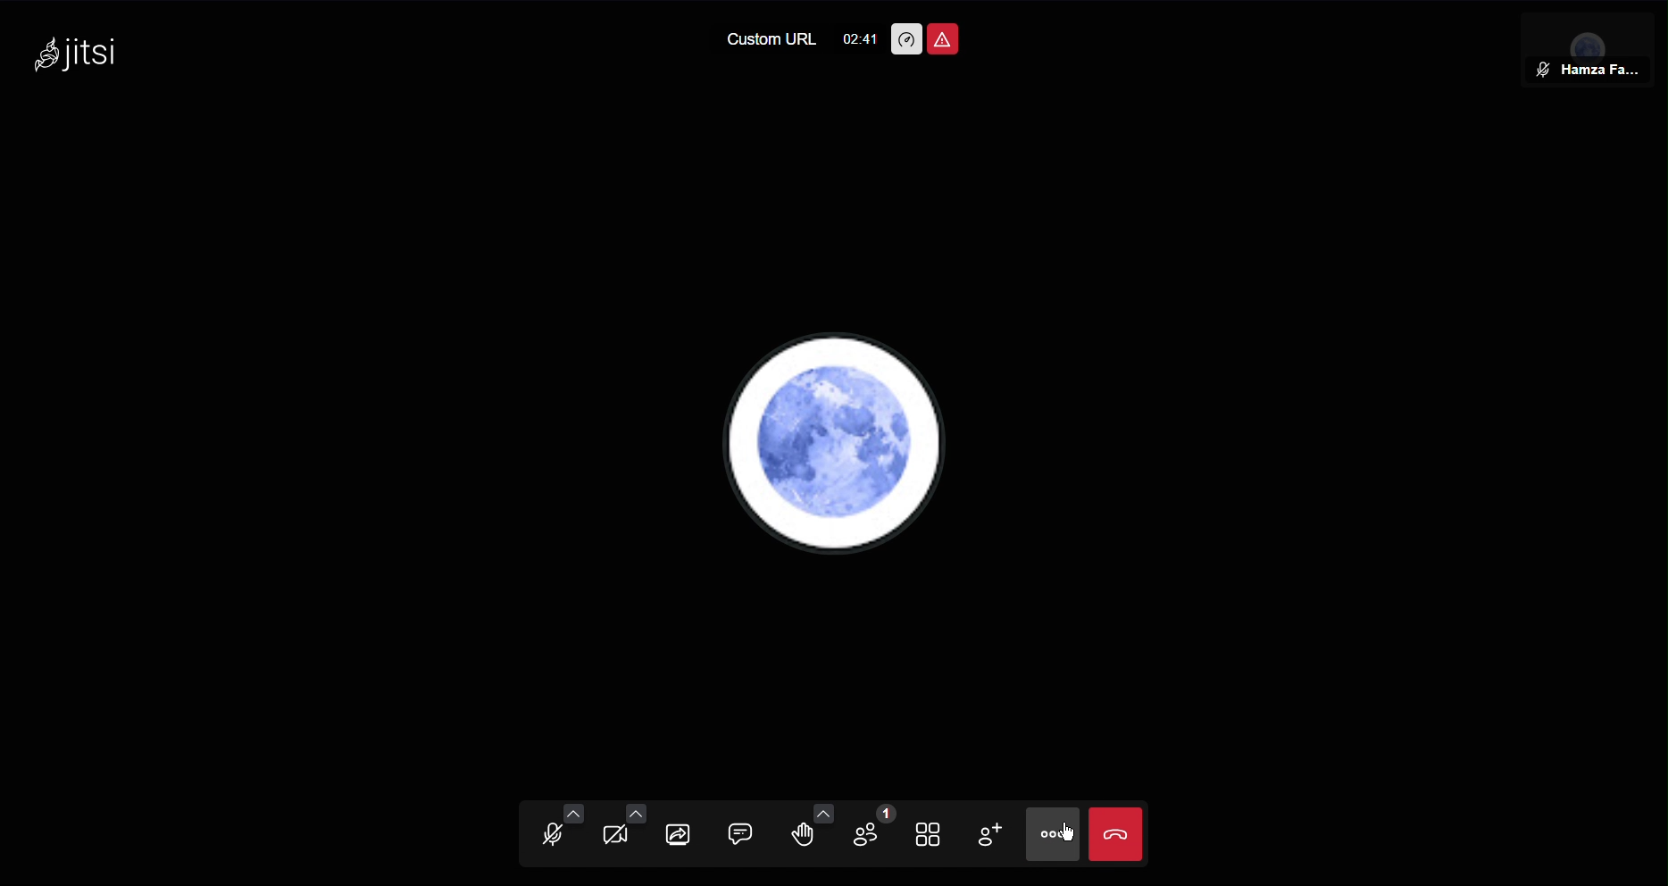 The height and width of the screenshot is (886, 1668). Describe the element at coordinates (741, 833) in the screenshot. I see `Chat` at that location.